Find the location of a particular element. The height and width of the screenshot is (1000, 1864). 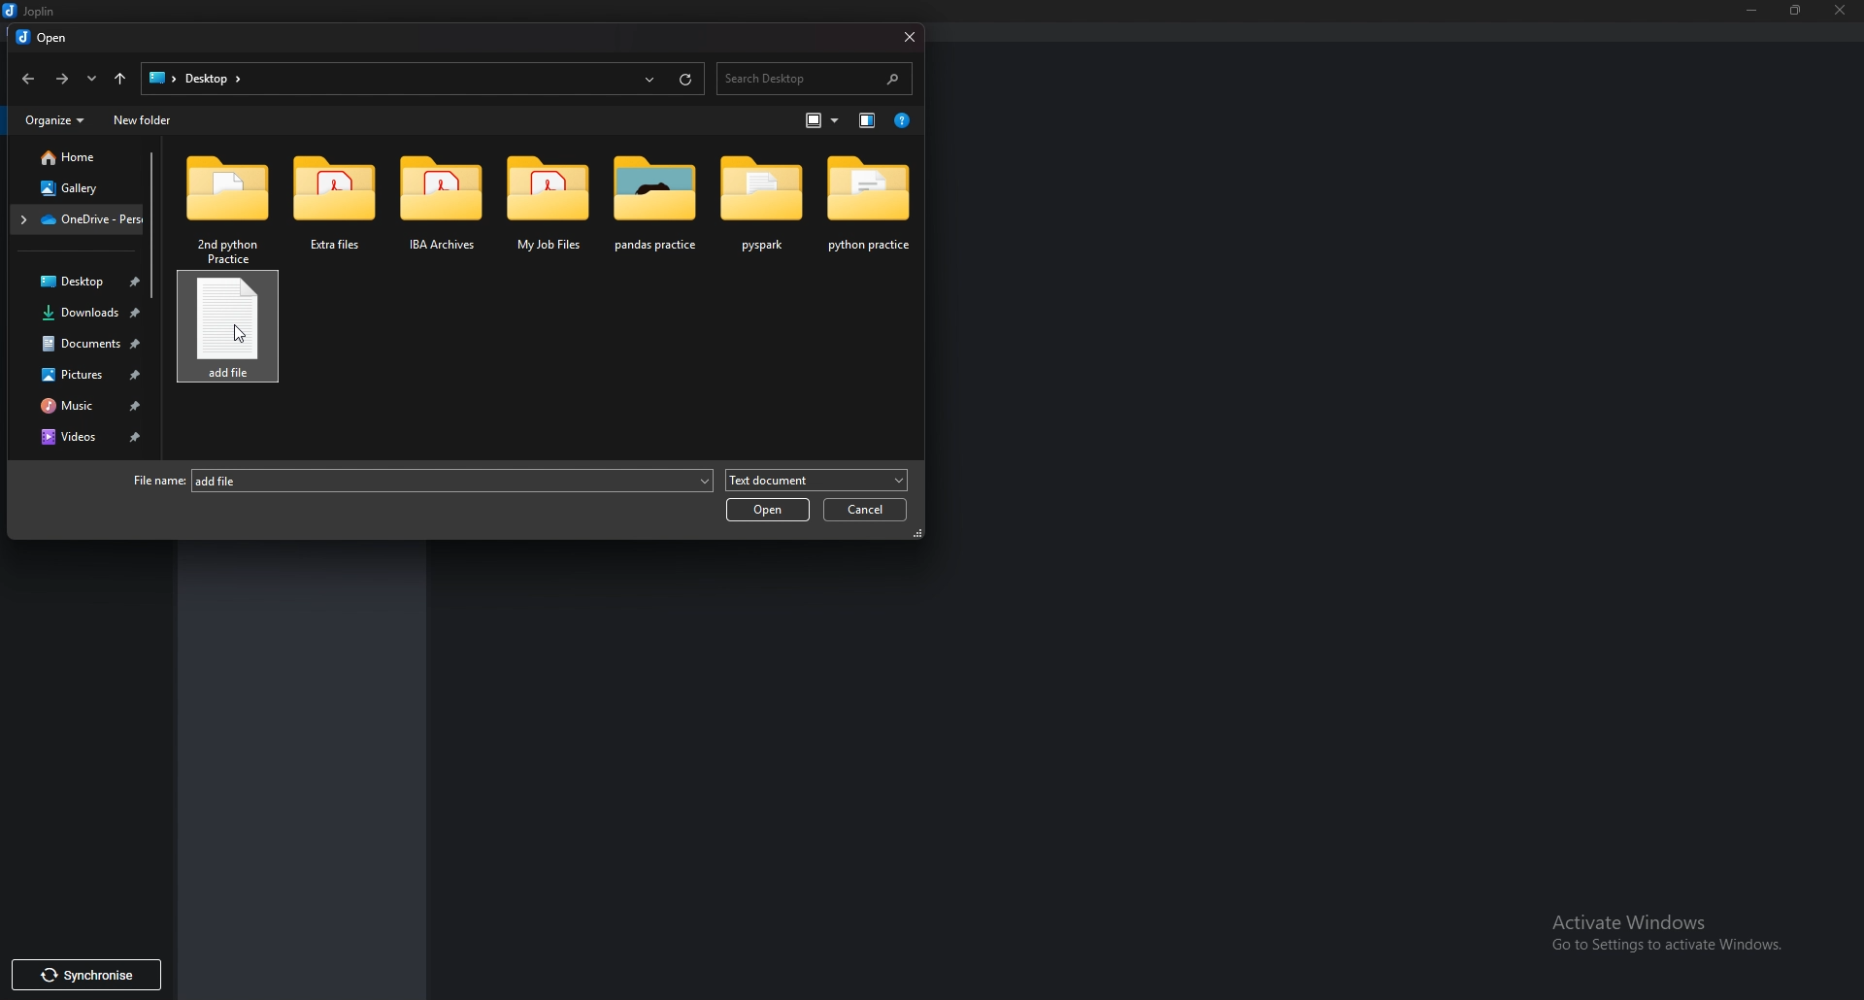

forward is located at coordinates (64, 78).